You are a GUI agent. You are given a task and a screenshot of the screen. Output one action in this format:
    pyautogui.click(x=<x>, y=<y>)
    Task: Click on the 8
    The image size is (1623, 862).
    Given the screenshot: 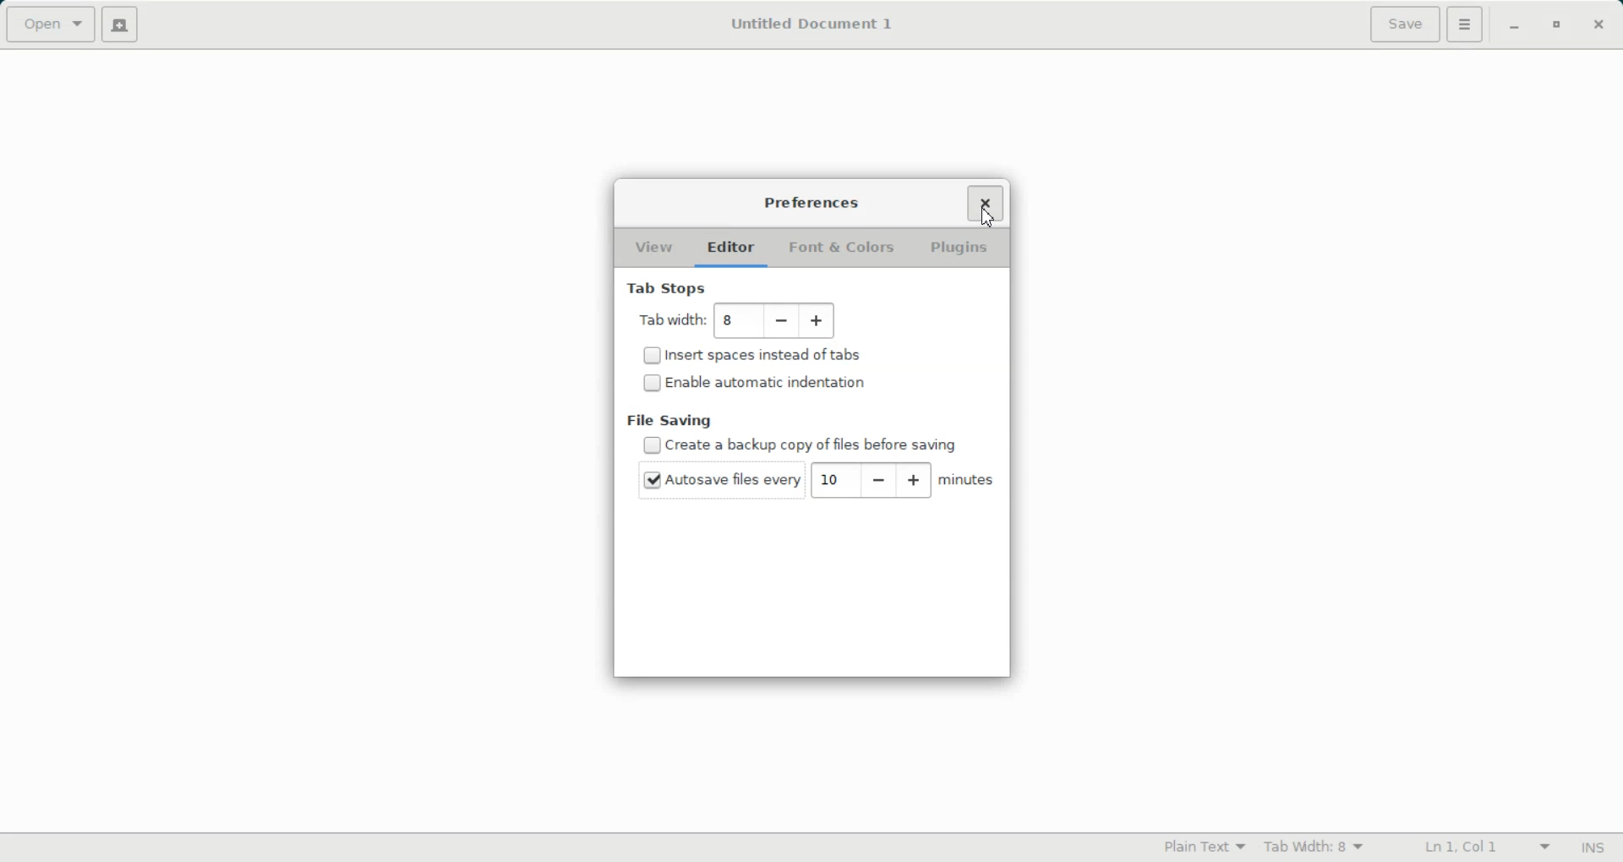 What is the action you would take?
    pyautogui.click(x=733, y=323)
    